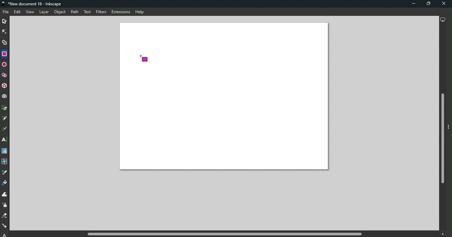 The image size is (452, 237). Describe the element at coordinates (140, 12) in the screenshot. I see `Help` at that location.